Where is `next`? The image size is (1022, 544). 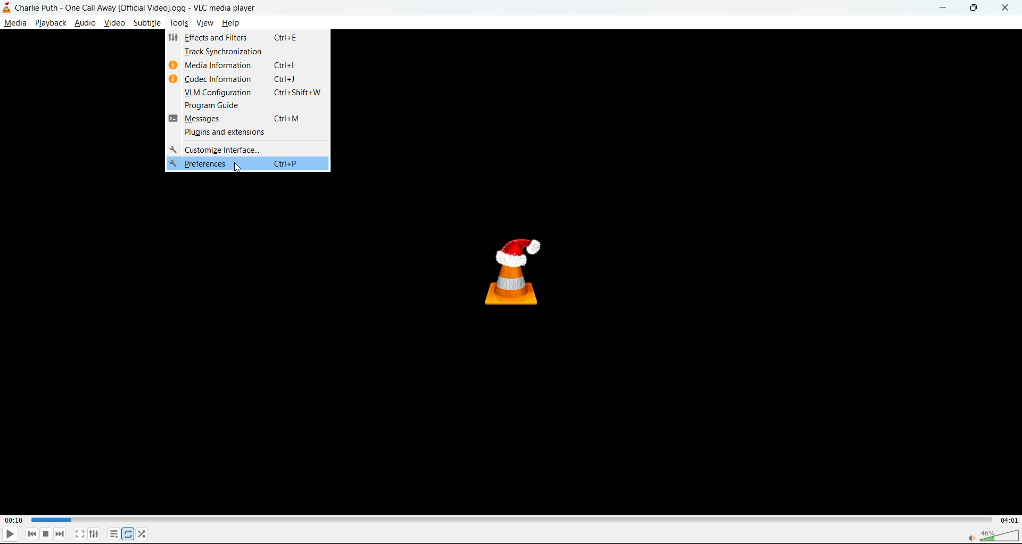
next is located at coordinates (59, 535).